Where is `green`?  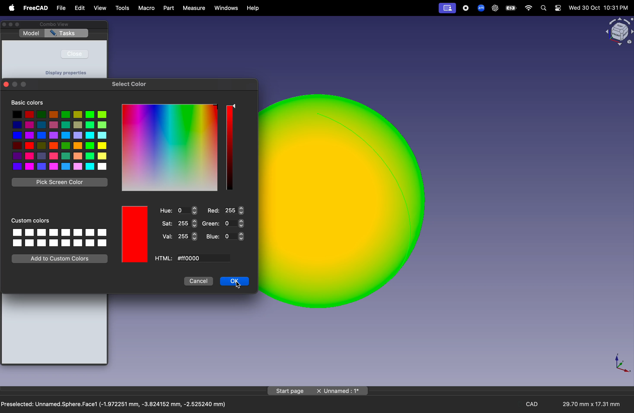
green is located at coordinates (223, 224).